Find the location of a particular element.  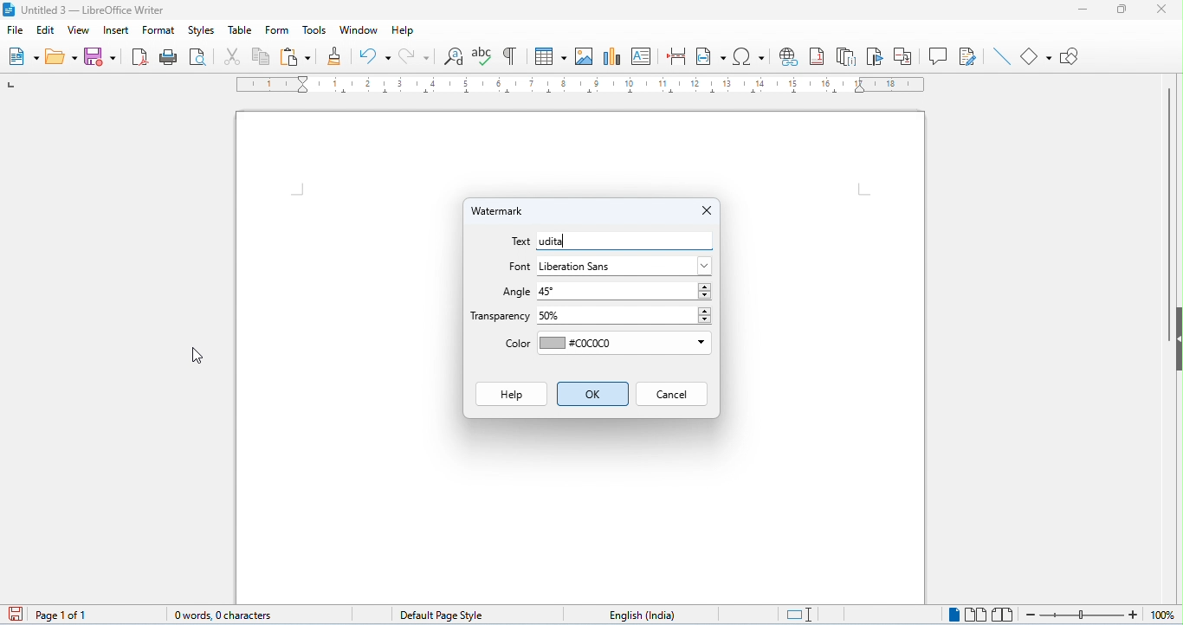

save is located at coordinates (14, 614).